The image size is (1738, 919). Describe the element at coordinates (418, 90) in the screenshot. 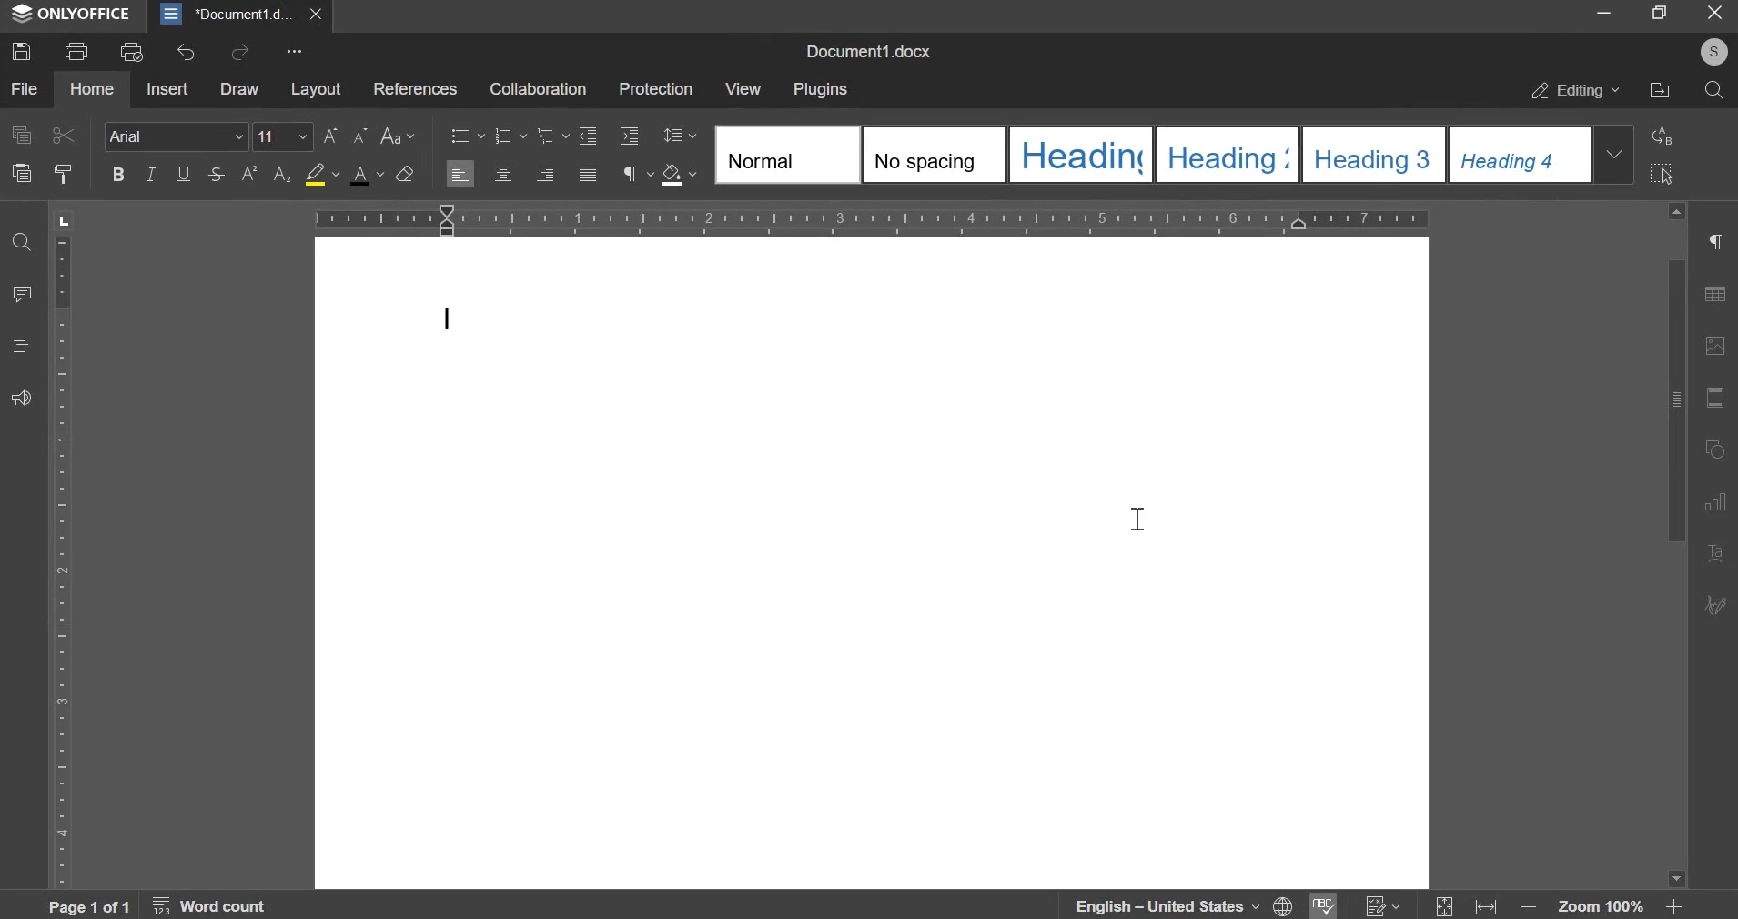

I see `references` at that location.